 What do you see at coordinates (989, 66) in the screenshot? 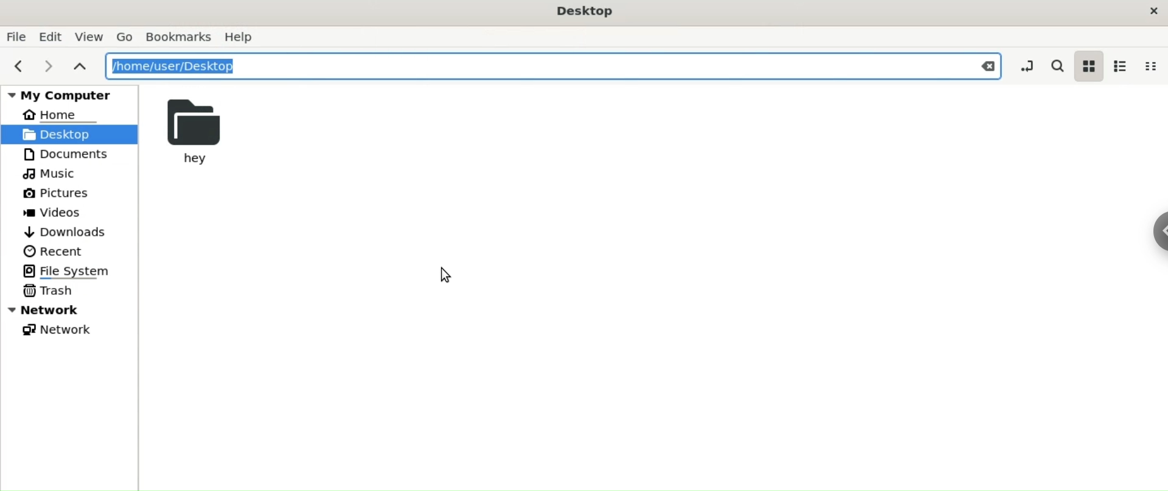
I see `Close` at bounding box center [989, 66].